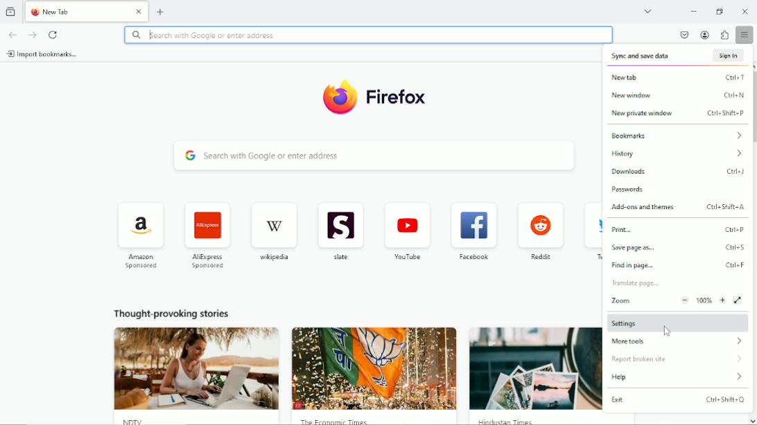 The image size is (757, 425). What do you see at coordinates (676, 172) in the screenshot?
I see `downloads` at bounding box center [676, 172].